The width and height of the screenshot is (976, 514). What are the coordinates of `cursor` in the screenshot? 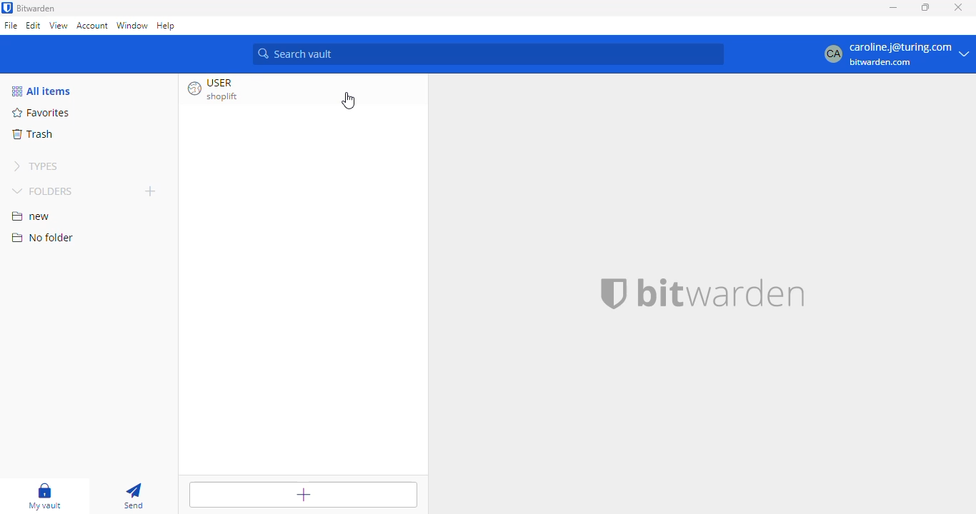 It's located at (349, 101).